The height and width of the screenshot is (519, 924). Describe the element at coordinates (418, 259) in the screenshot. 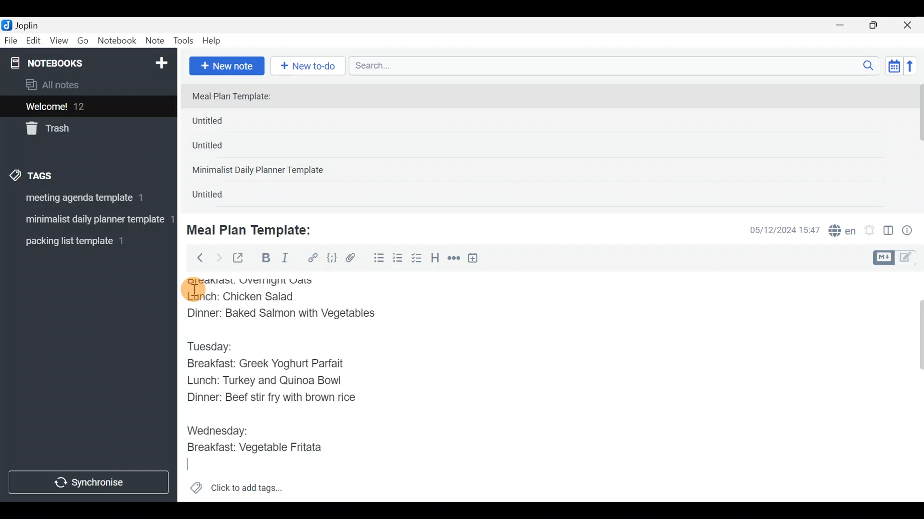

I see `Checkbox` at that location.